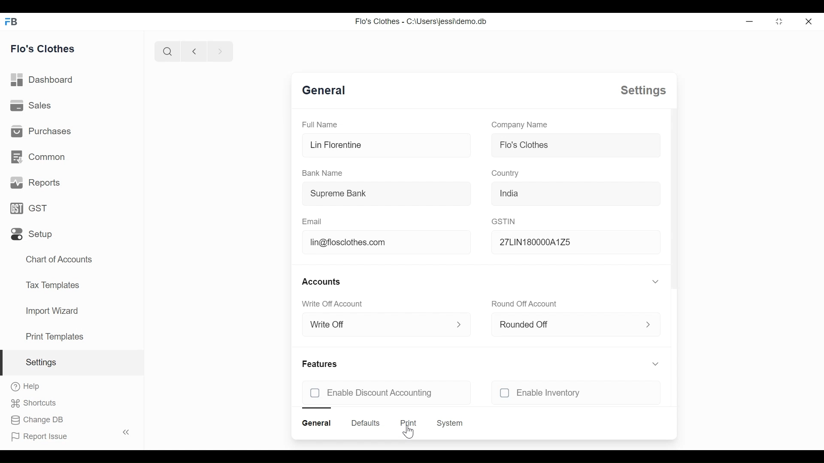 This screenshot has width=824, height=463. Describe the element at coordinates (42, 80) in the screenshot. I see `dashboard` at that location.